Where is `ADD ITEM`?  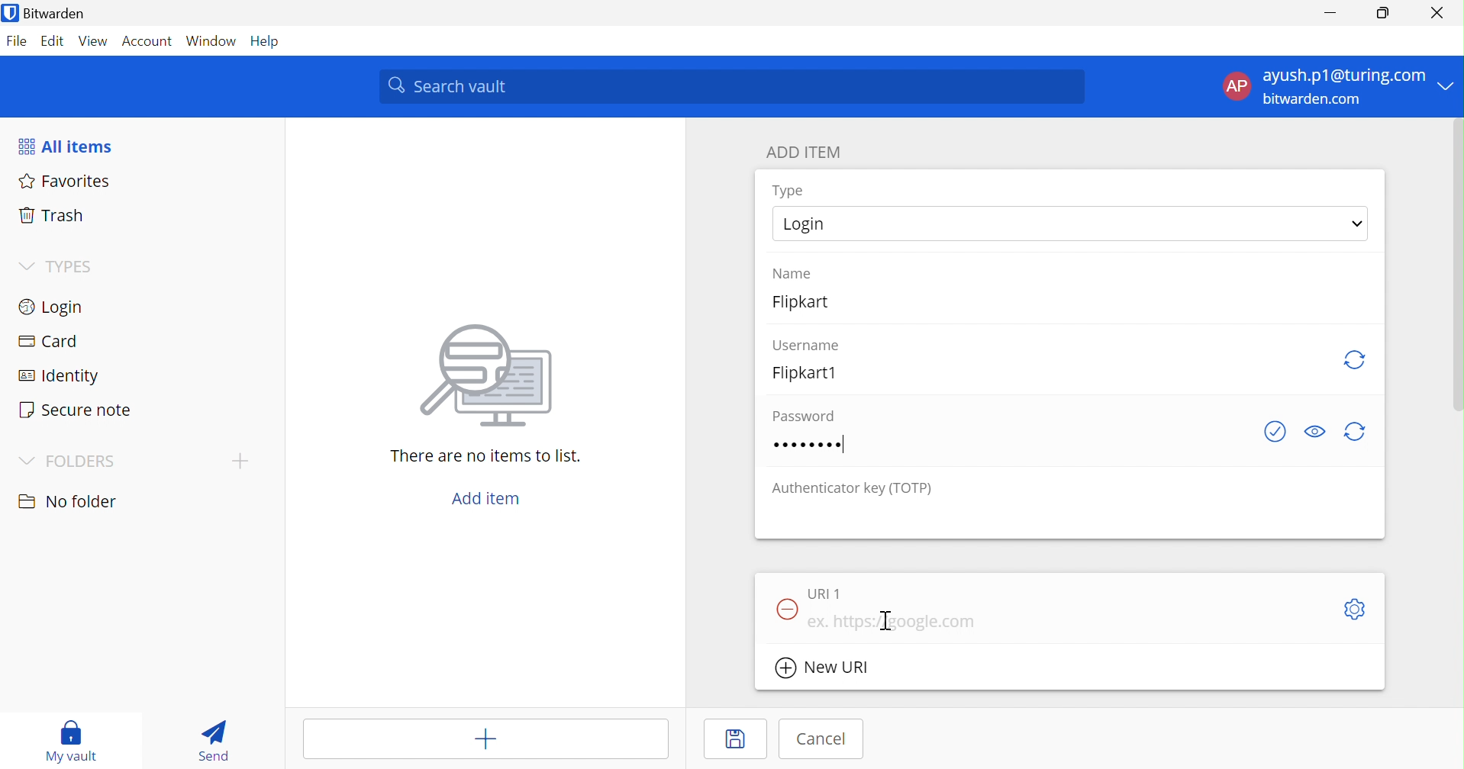 ADD ITEM is located at coordinates (806, 154).